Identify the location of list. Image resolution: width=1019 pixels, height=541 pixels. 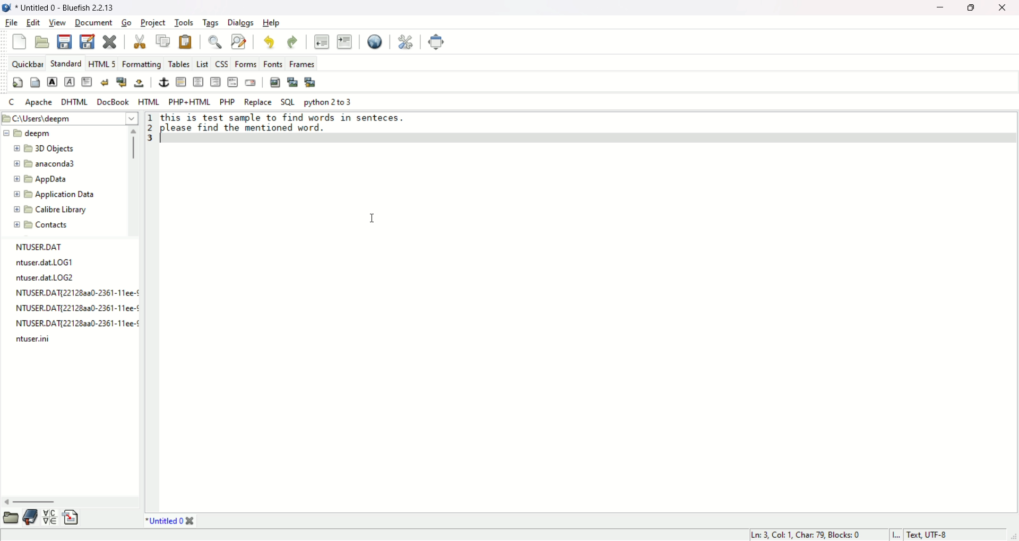
(202, 63).